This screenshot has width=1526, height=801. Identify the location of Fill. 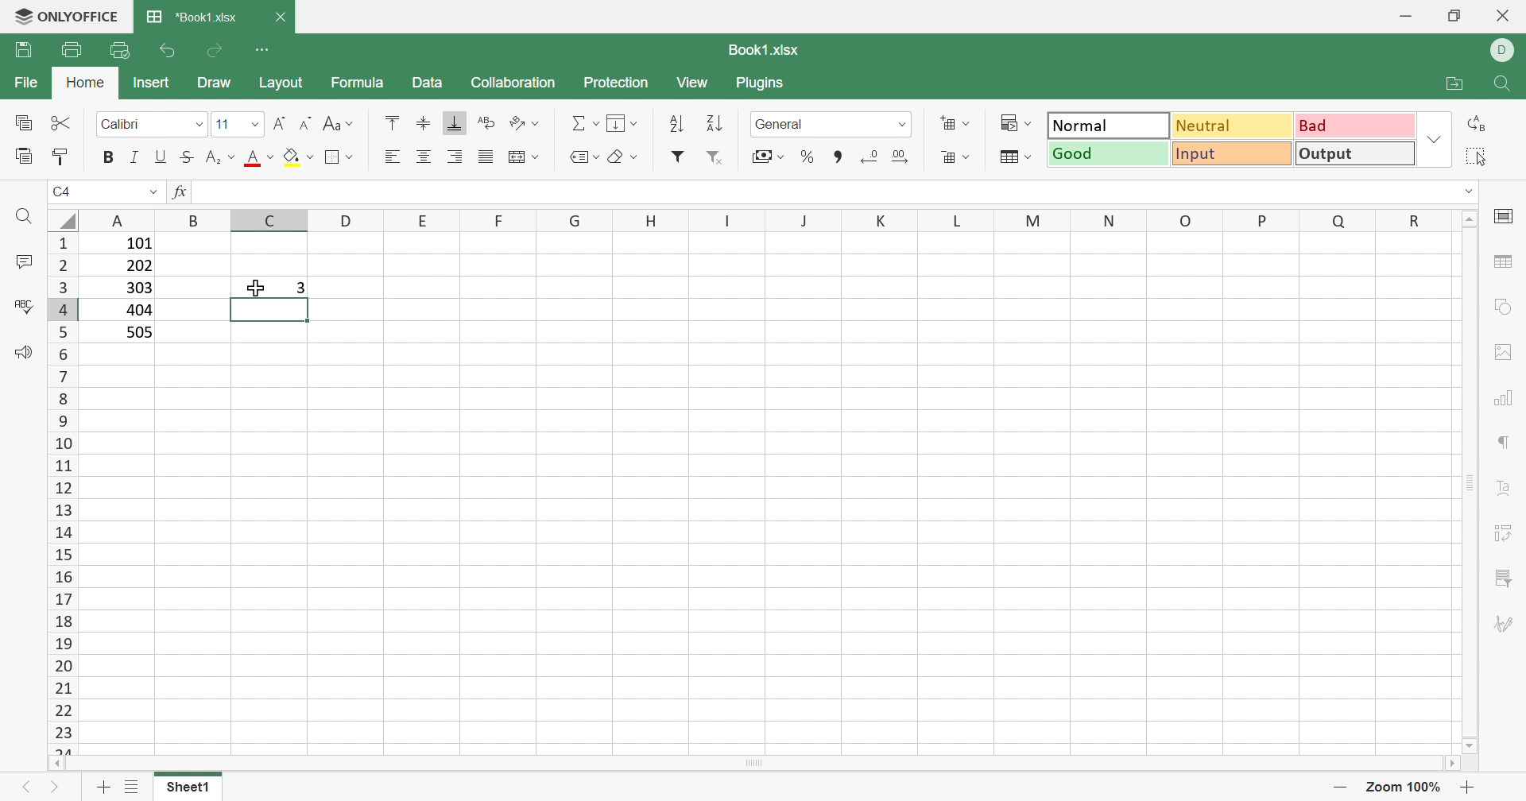
(297, 158).